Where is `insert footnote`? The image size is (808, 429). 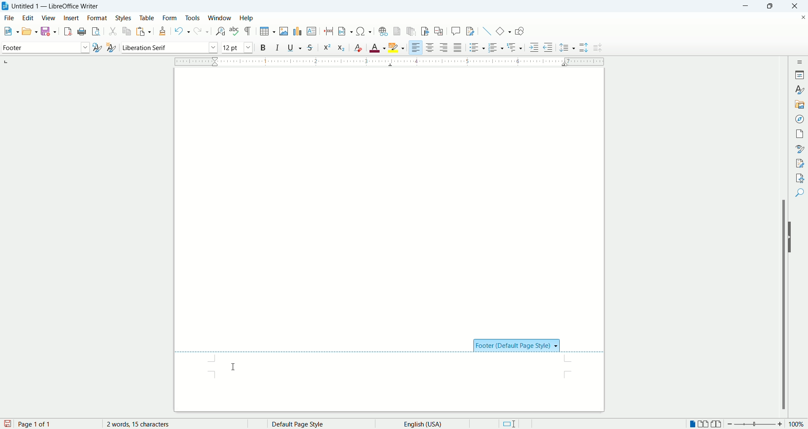 insert footnote is located at coordinates (397, 31).